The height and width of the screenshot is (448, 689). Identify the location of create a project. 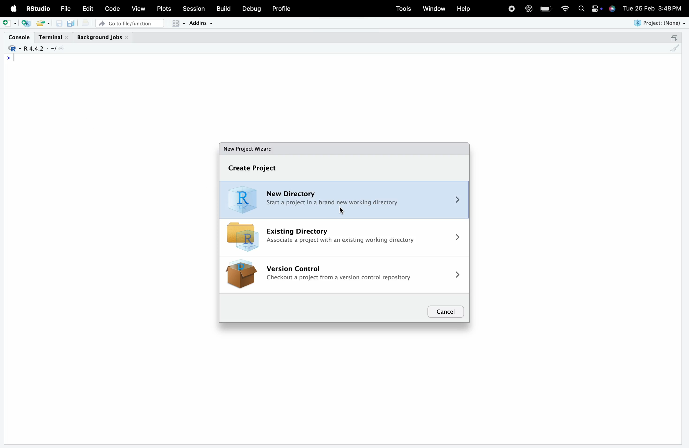
(26, 23).